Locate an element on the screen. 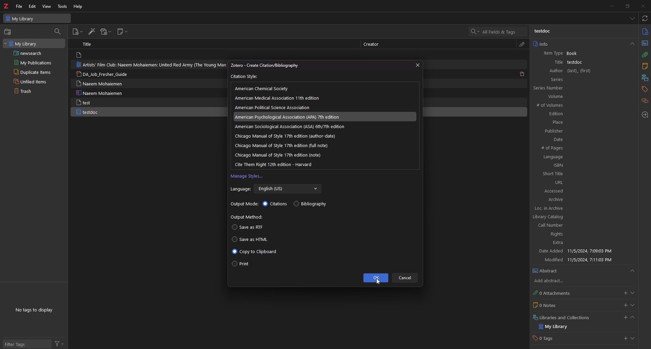  Edition is located at coordinates (579, 114).